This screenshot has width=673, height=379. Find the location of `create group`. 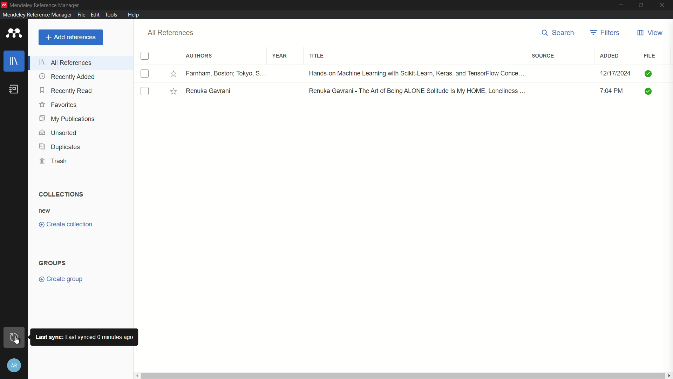

create group is located at coordinates (61, 280).